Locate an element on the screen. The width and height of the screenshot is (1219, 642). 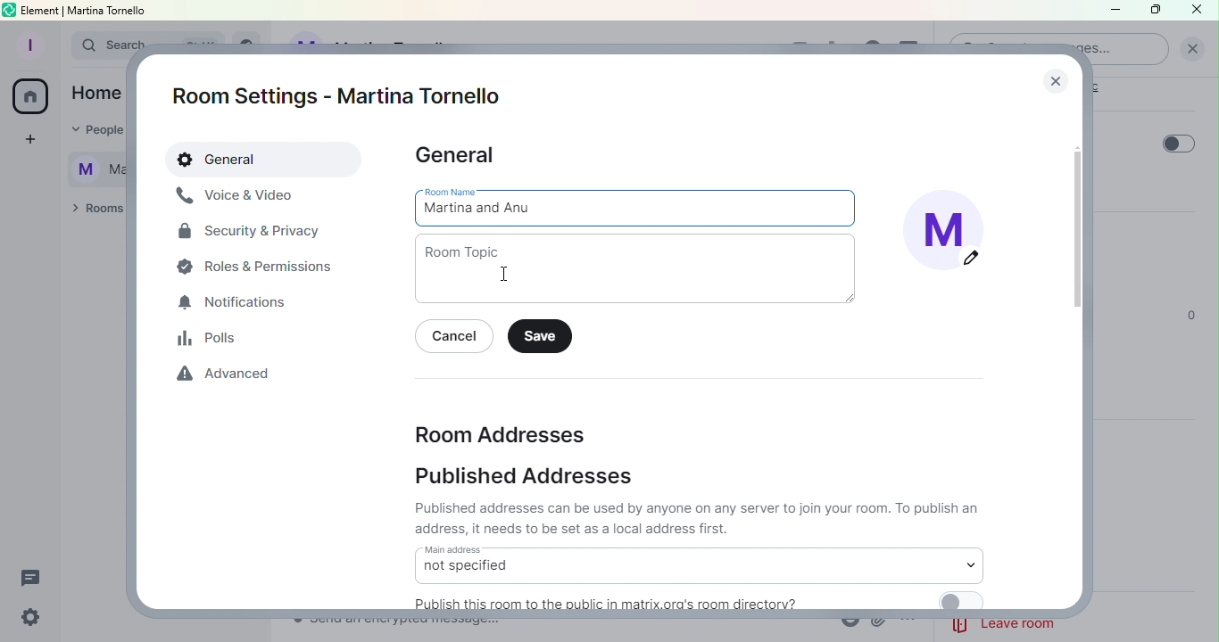
Advanced is located at coordinates (228, 377).